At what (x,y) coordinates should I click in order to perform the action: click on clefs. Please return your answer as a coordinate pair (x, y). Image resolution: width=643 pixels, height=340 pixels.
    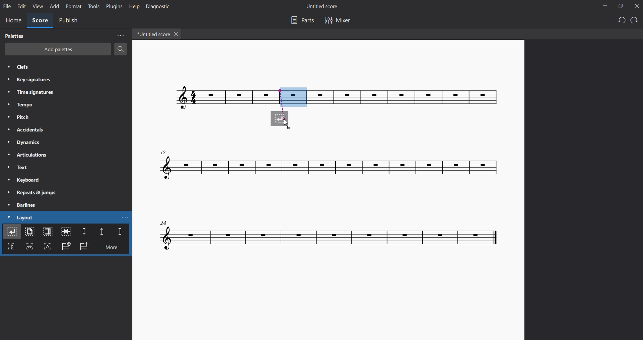
    Looking at the image, I should click on (21, 68).